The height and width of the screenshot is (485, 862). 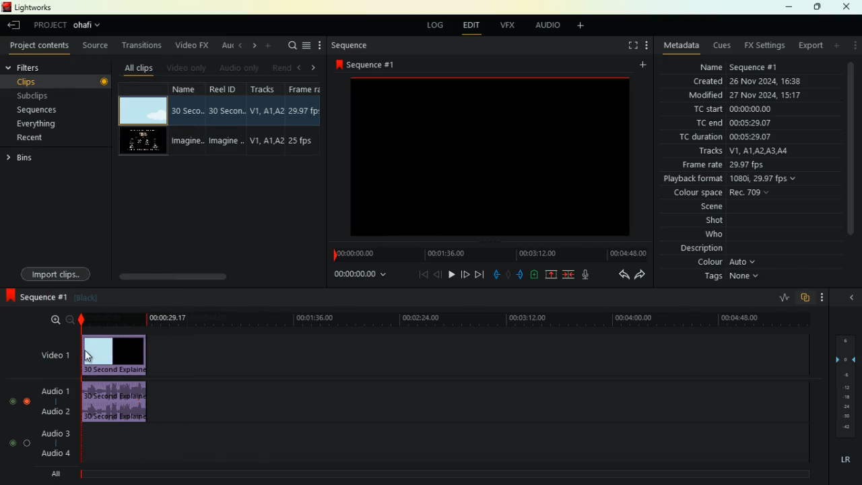 I want to click on video, so click(x=141, y=142).